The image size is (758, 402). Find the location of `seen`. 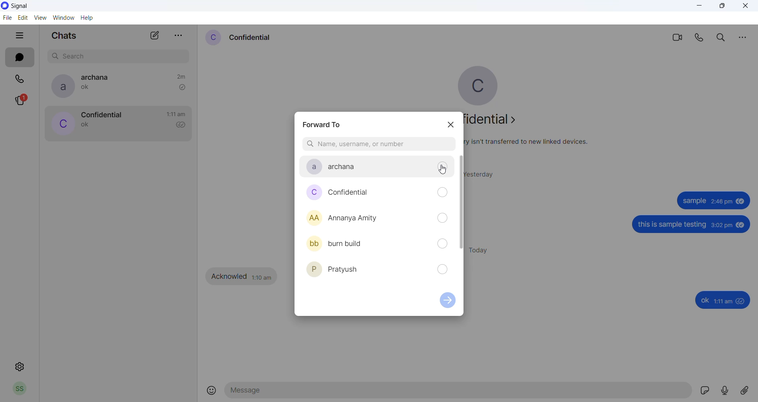

seen is located at coordinates (741, 225).